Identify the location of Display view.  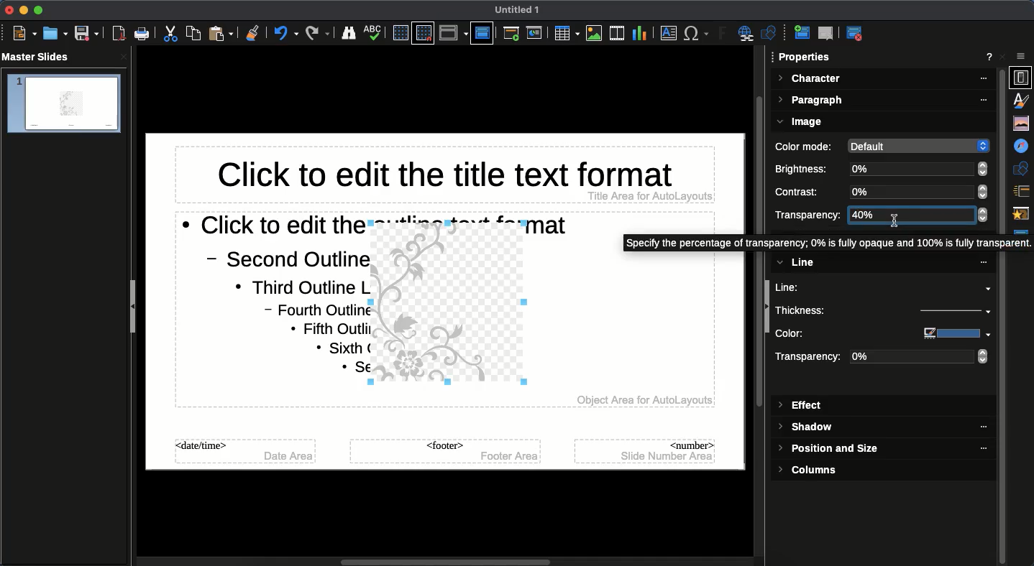
(453, 33).